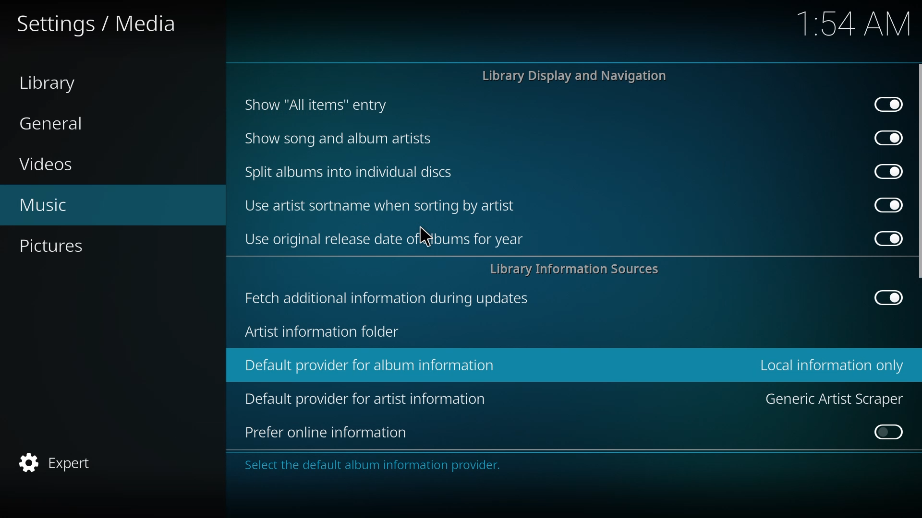  Describe the element at coordinates (545, 467) in the screenshot. I see `info` at that location.